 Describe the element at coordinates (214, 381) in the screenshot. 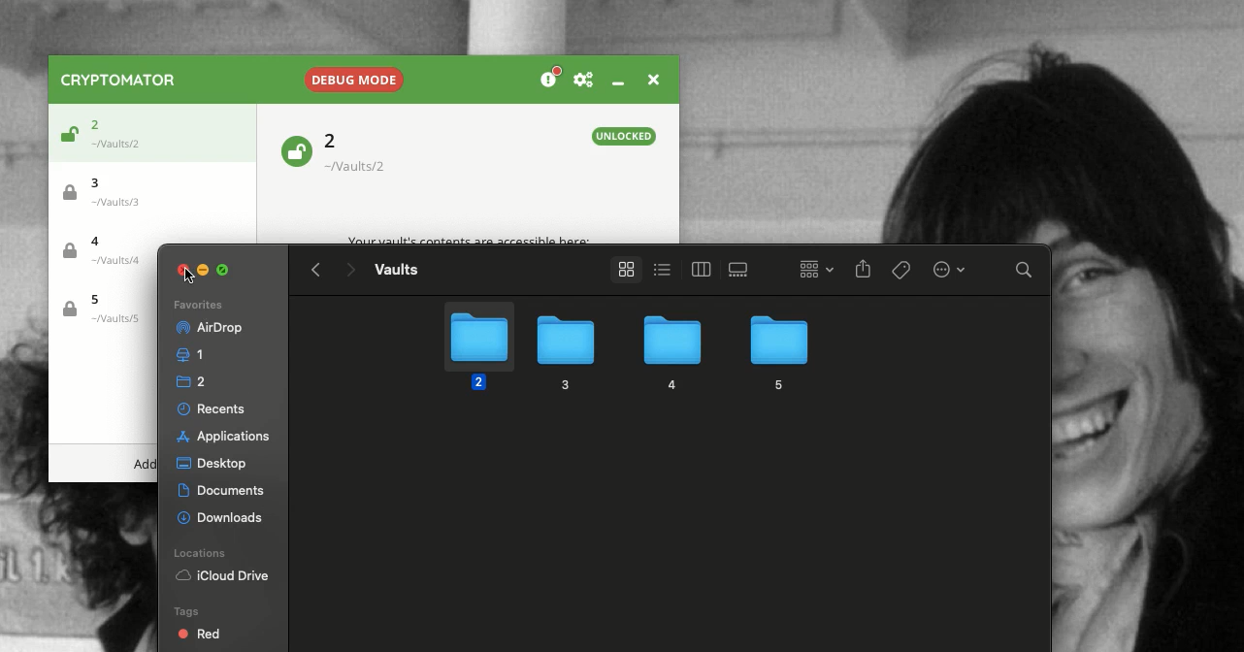

I see `Recents` at that location.